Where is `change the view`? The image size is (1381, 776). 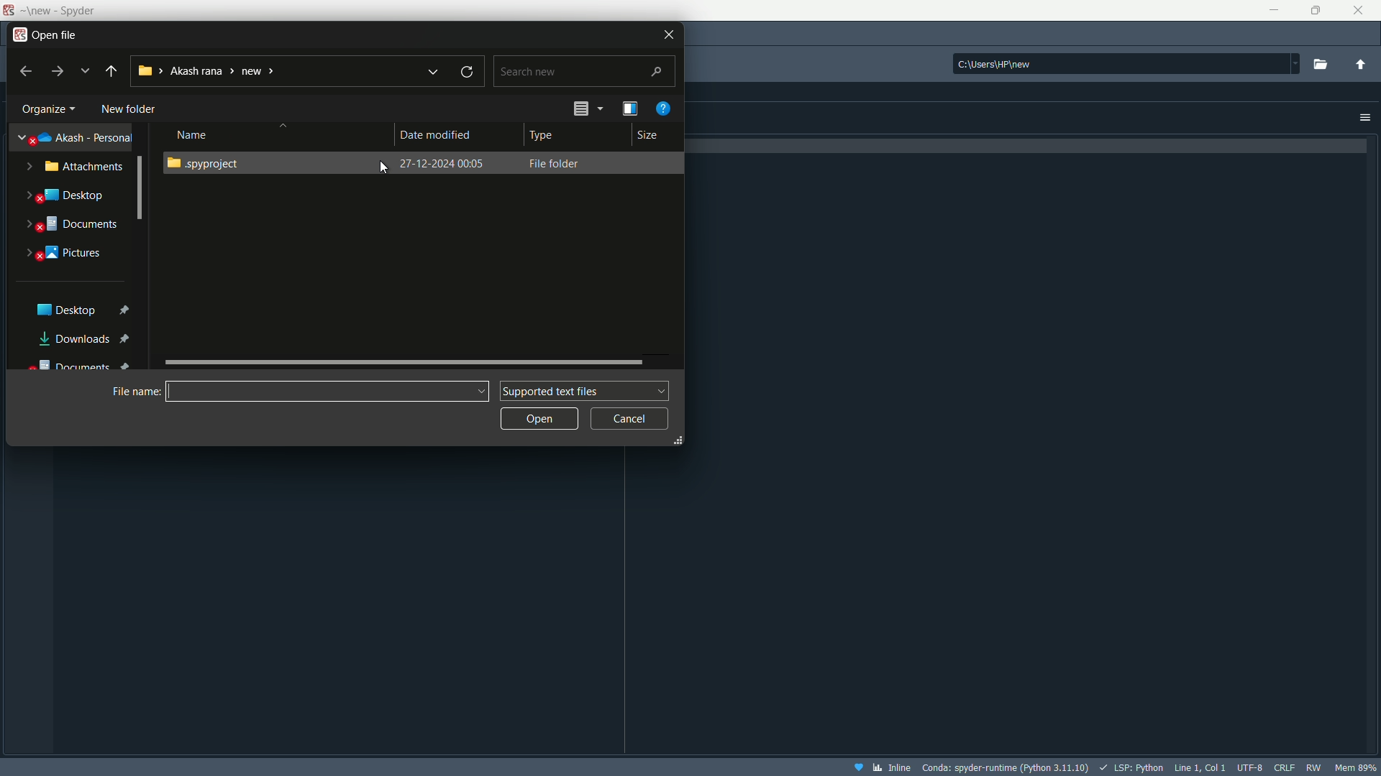 change the view is located at coordinates (587, 108).